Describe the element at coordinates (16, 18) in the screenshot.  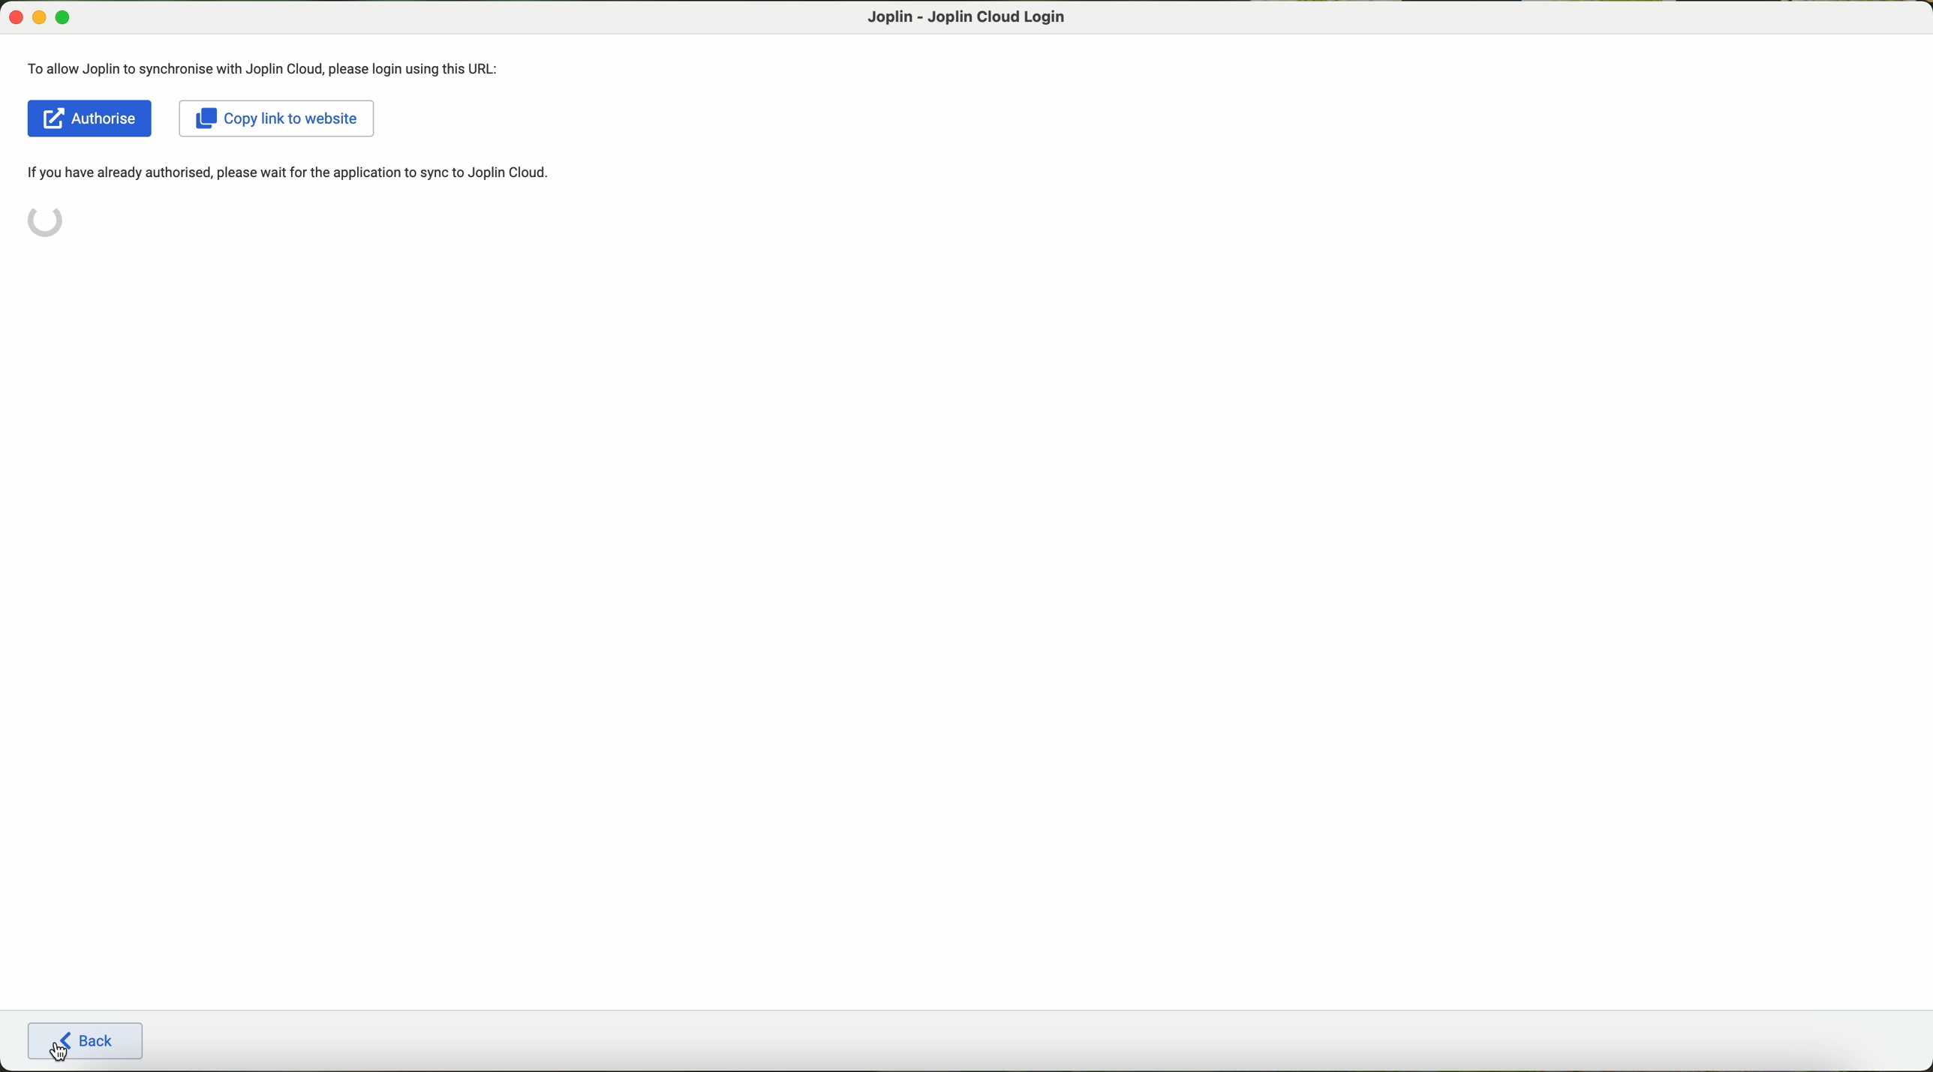
I see `close Joplin` at that location.